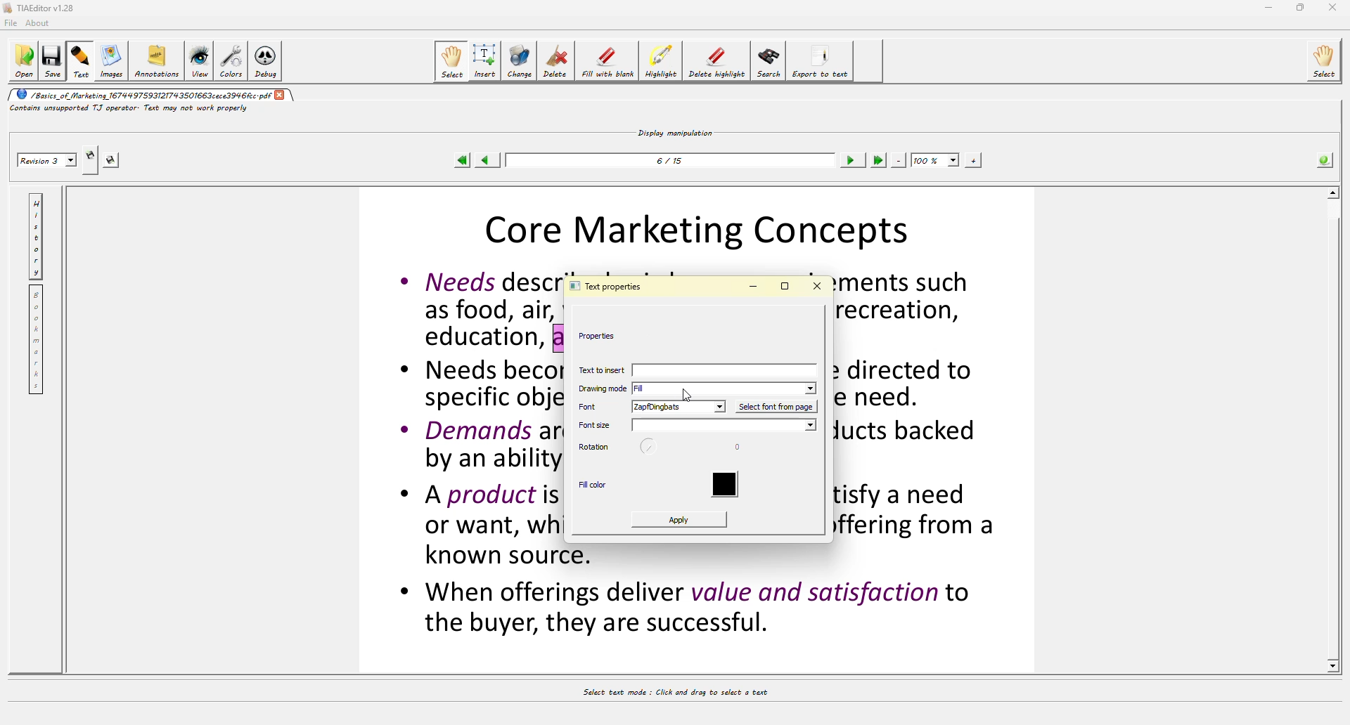 The height and width of the screenshot is (725, 1350). I want to click on text to insert, so click(700, 371).